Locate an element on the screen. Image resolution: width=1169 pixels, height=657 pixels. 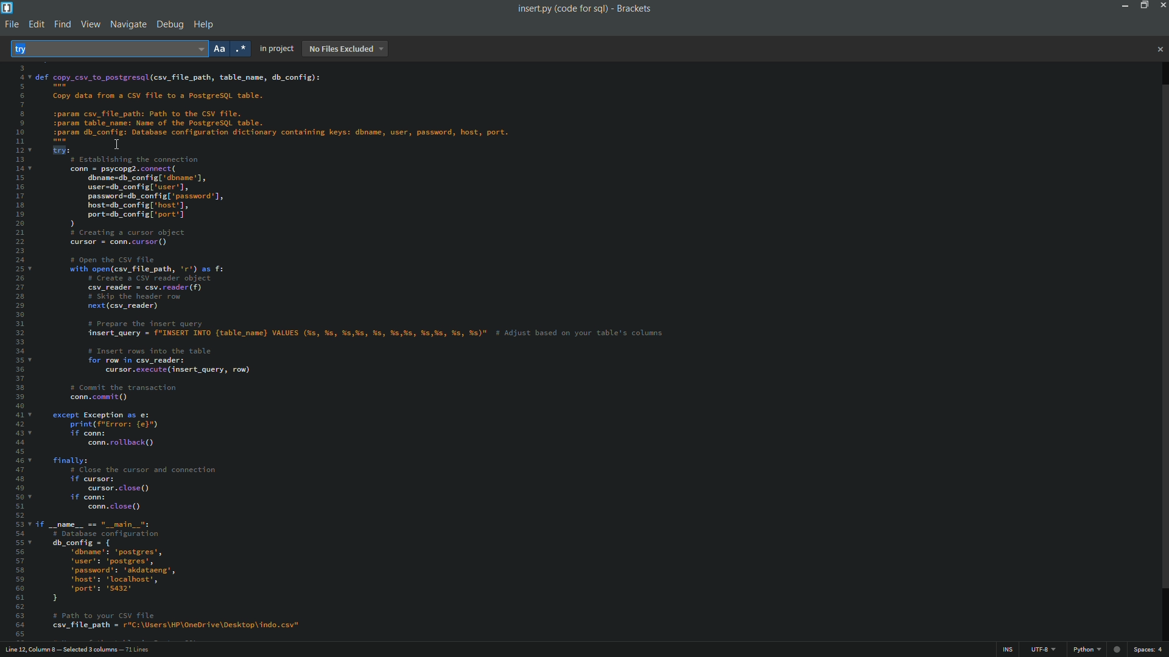
debug menu is located at coordinates (169, 26).